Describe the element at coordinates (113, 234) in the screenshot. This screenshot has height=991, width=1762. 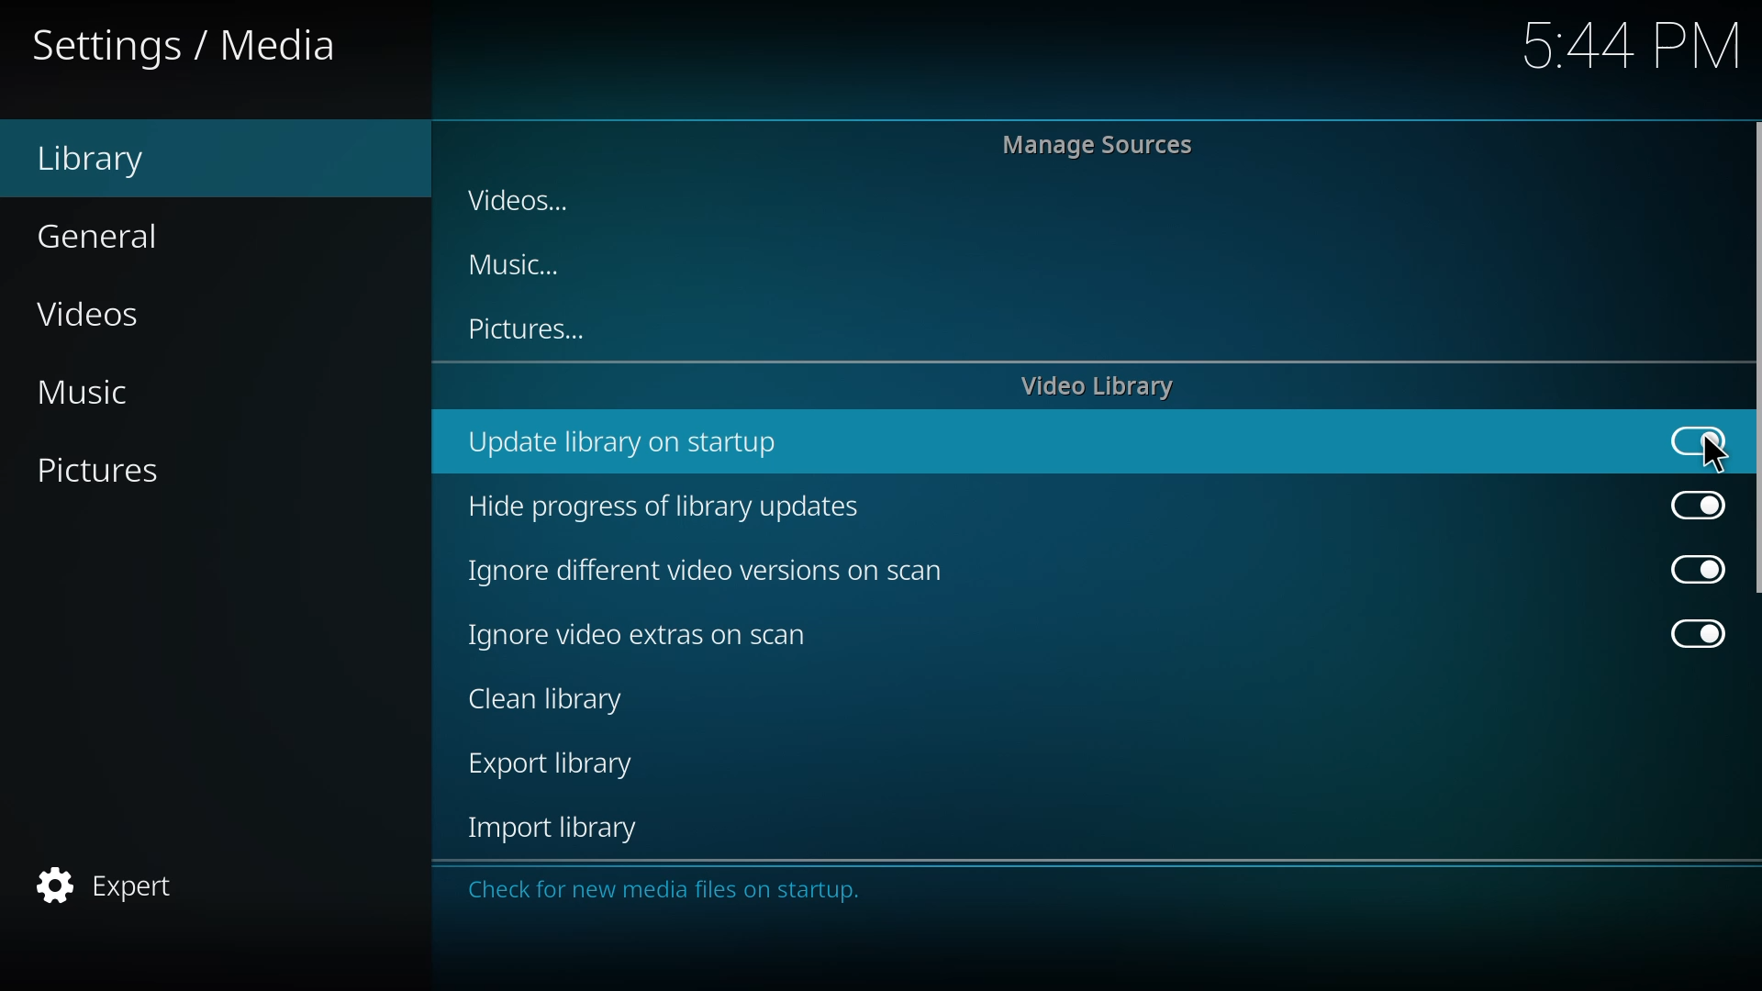
I see `general` at that location.